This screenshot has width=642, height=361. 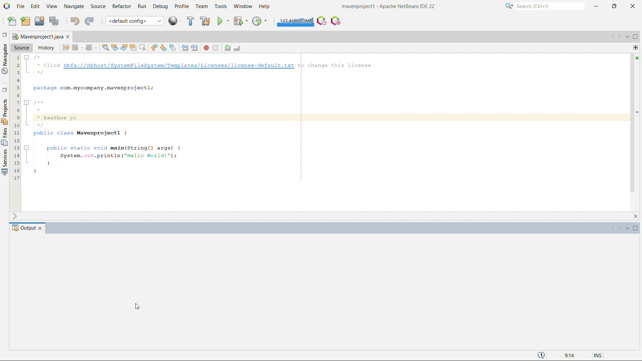 I want to click on drop down, so click(x=627, y=36).